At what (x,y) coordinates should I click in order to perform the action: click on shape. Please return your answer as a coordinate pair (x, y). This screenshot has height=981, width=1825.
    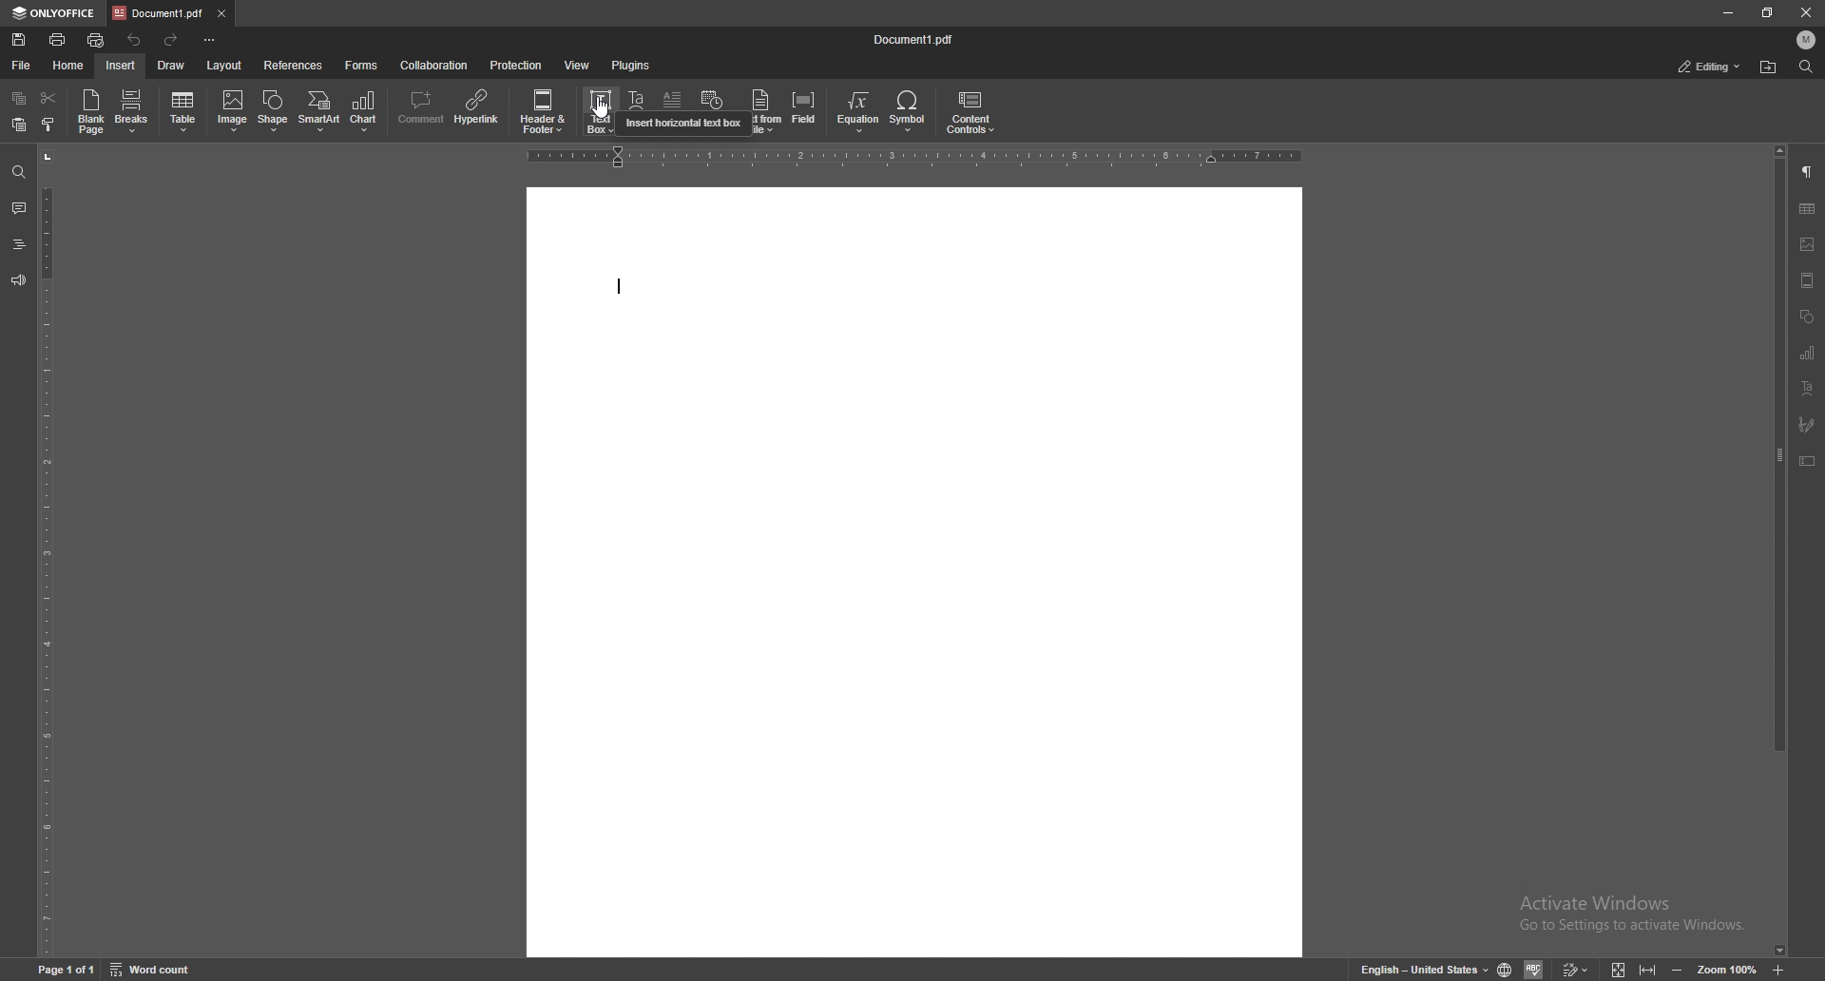
    Looking at the image, I should click on (274, 111).